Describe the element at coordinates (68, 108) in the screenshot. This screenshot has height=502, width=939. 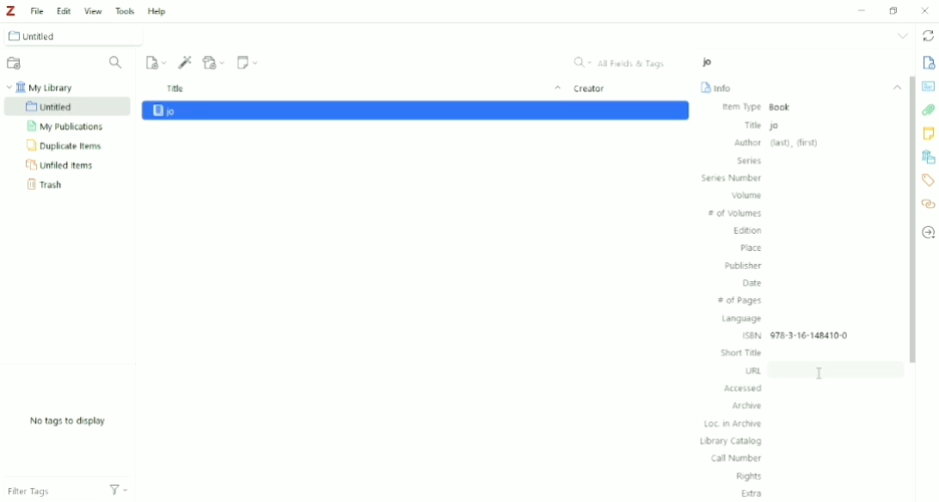
I see `Untitled` at that location.